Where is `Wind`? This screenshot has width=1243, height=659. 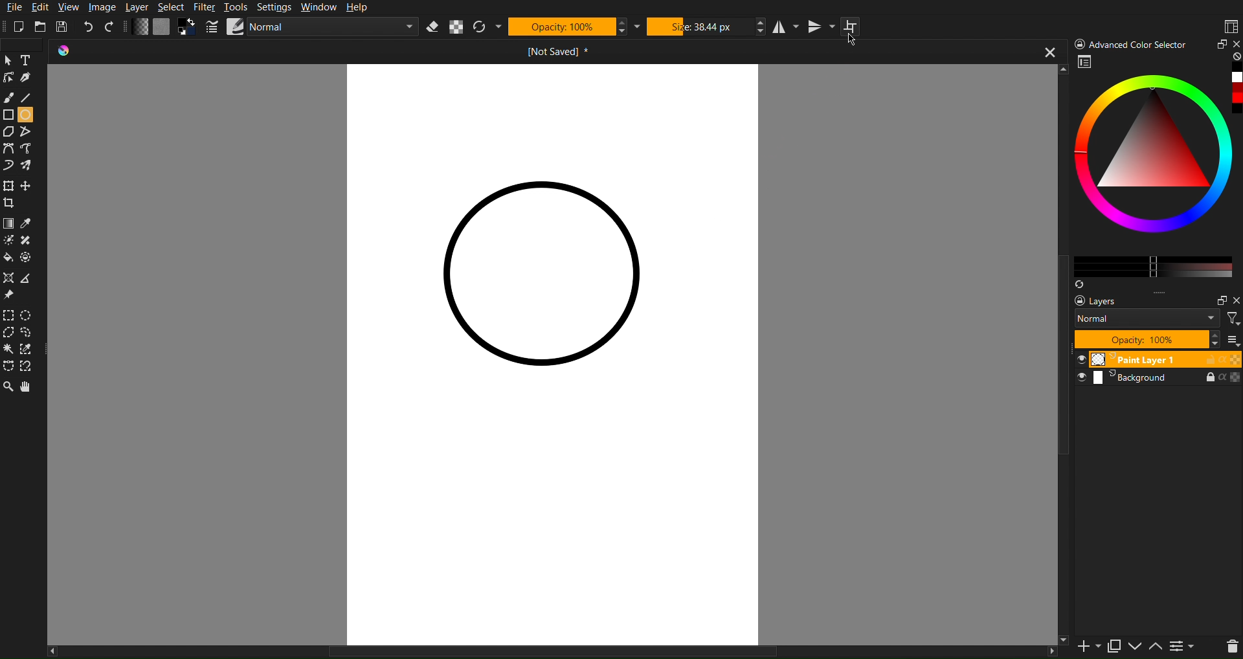
Wind is located at coordinates (8, 349).